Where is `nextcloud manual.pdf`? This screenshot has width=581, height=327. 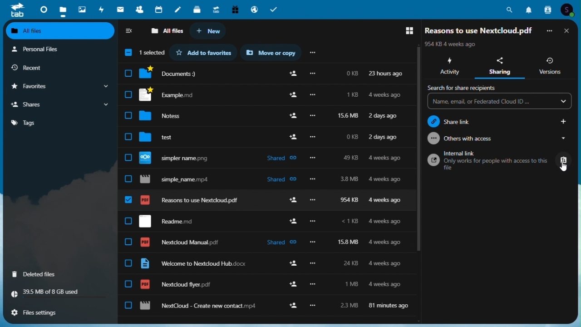 nextcloud manual.pdf is located at coordinates (181, 243).